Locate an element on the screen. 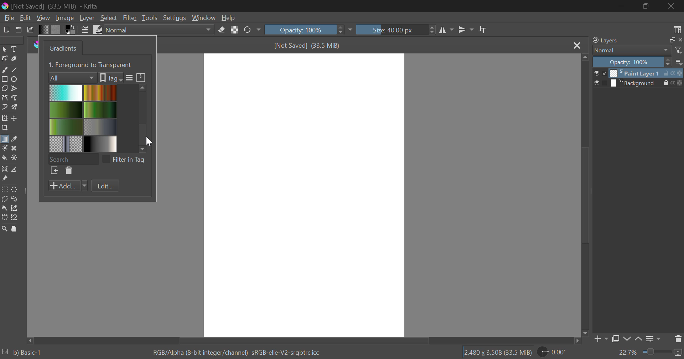 This screenshot has width=684, height=359. Delete Layer is located at coordinates (678, 338).